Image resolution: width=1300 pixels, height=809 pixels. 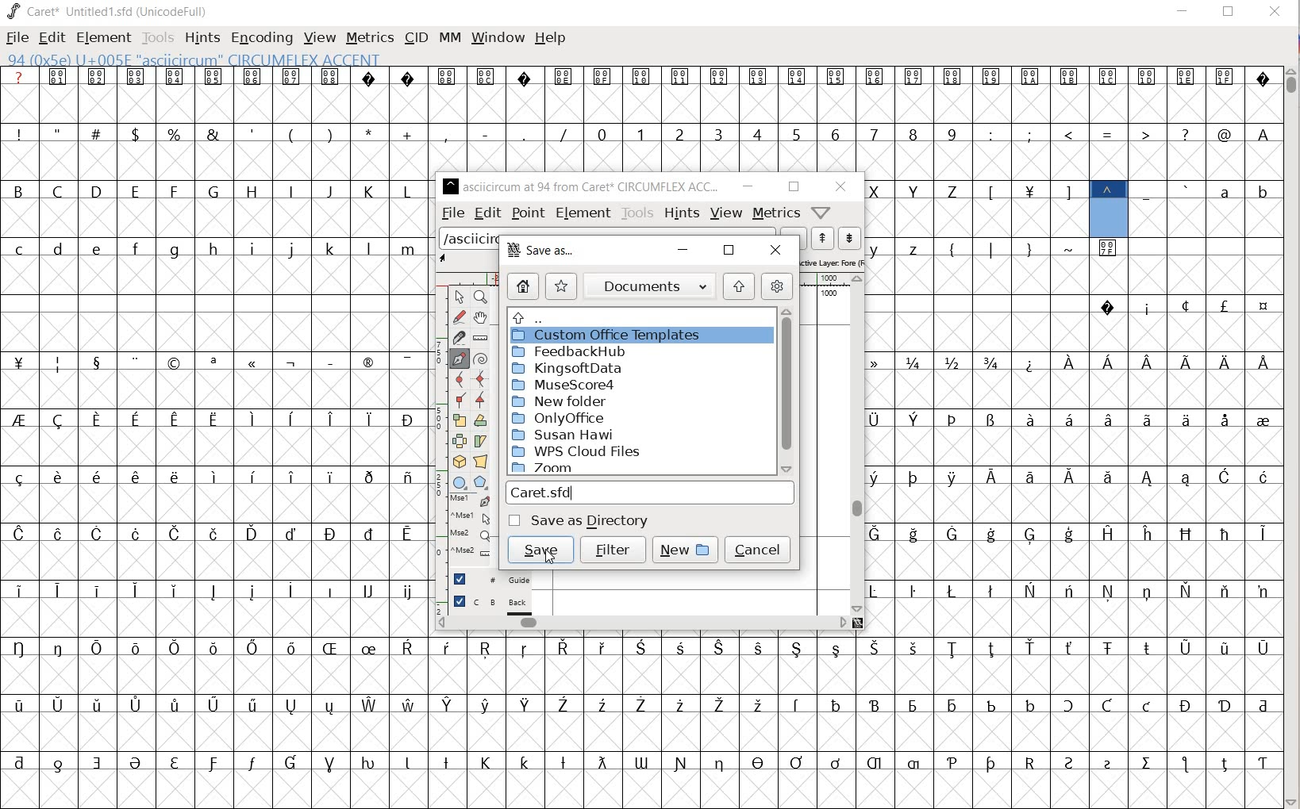 I want to click on documents, so click(x=652, y=285).